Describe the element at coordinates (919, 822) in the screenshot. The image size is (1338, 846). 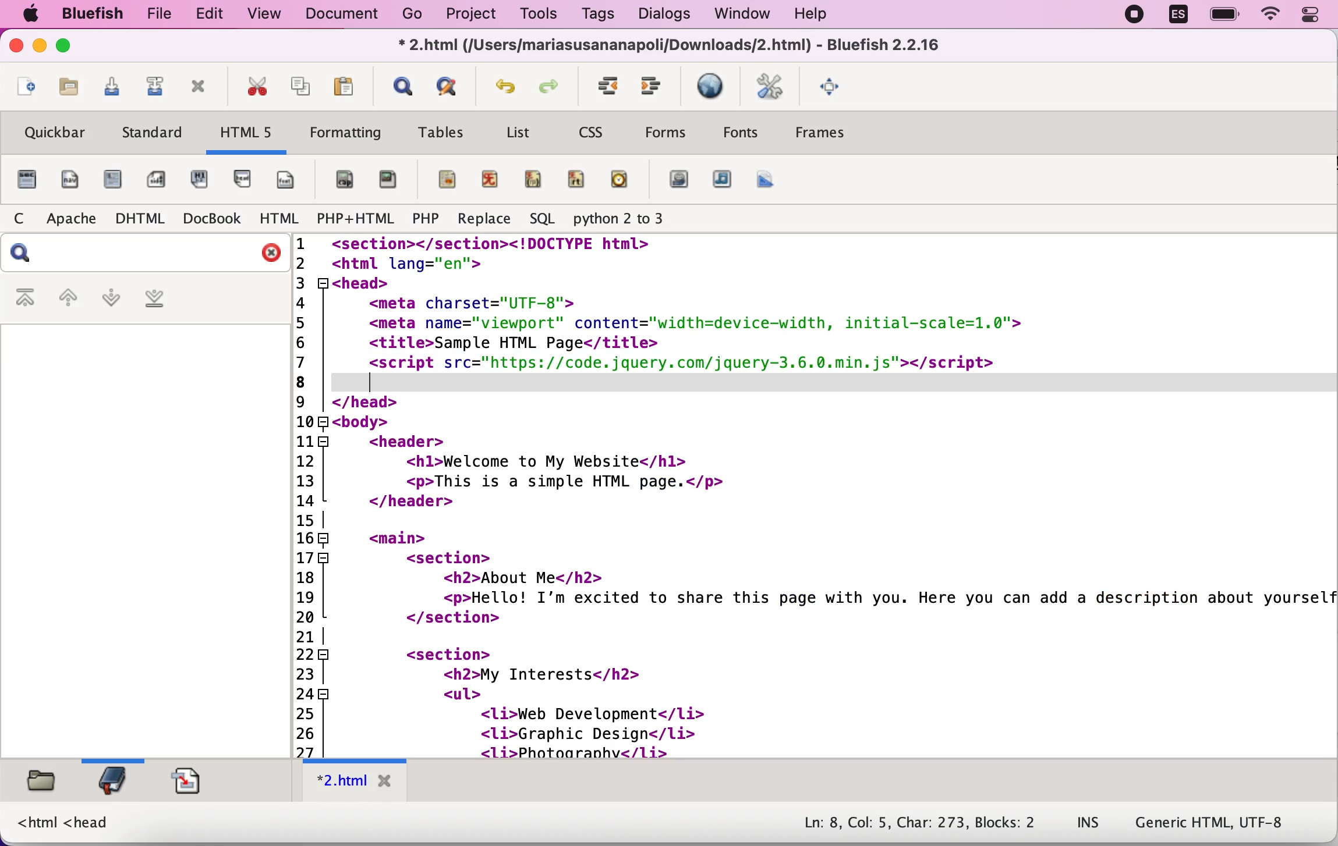
I see `Ln: 8, Col: 5, Char: 273, Blocks: 2` at that location.